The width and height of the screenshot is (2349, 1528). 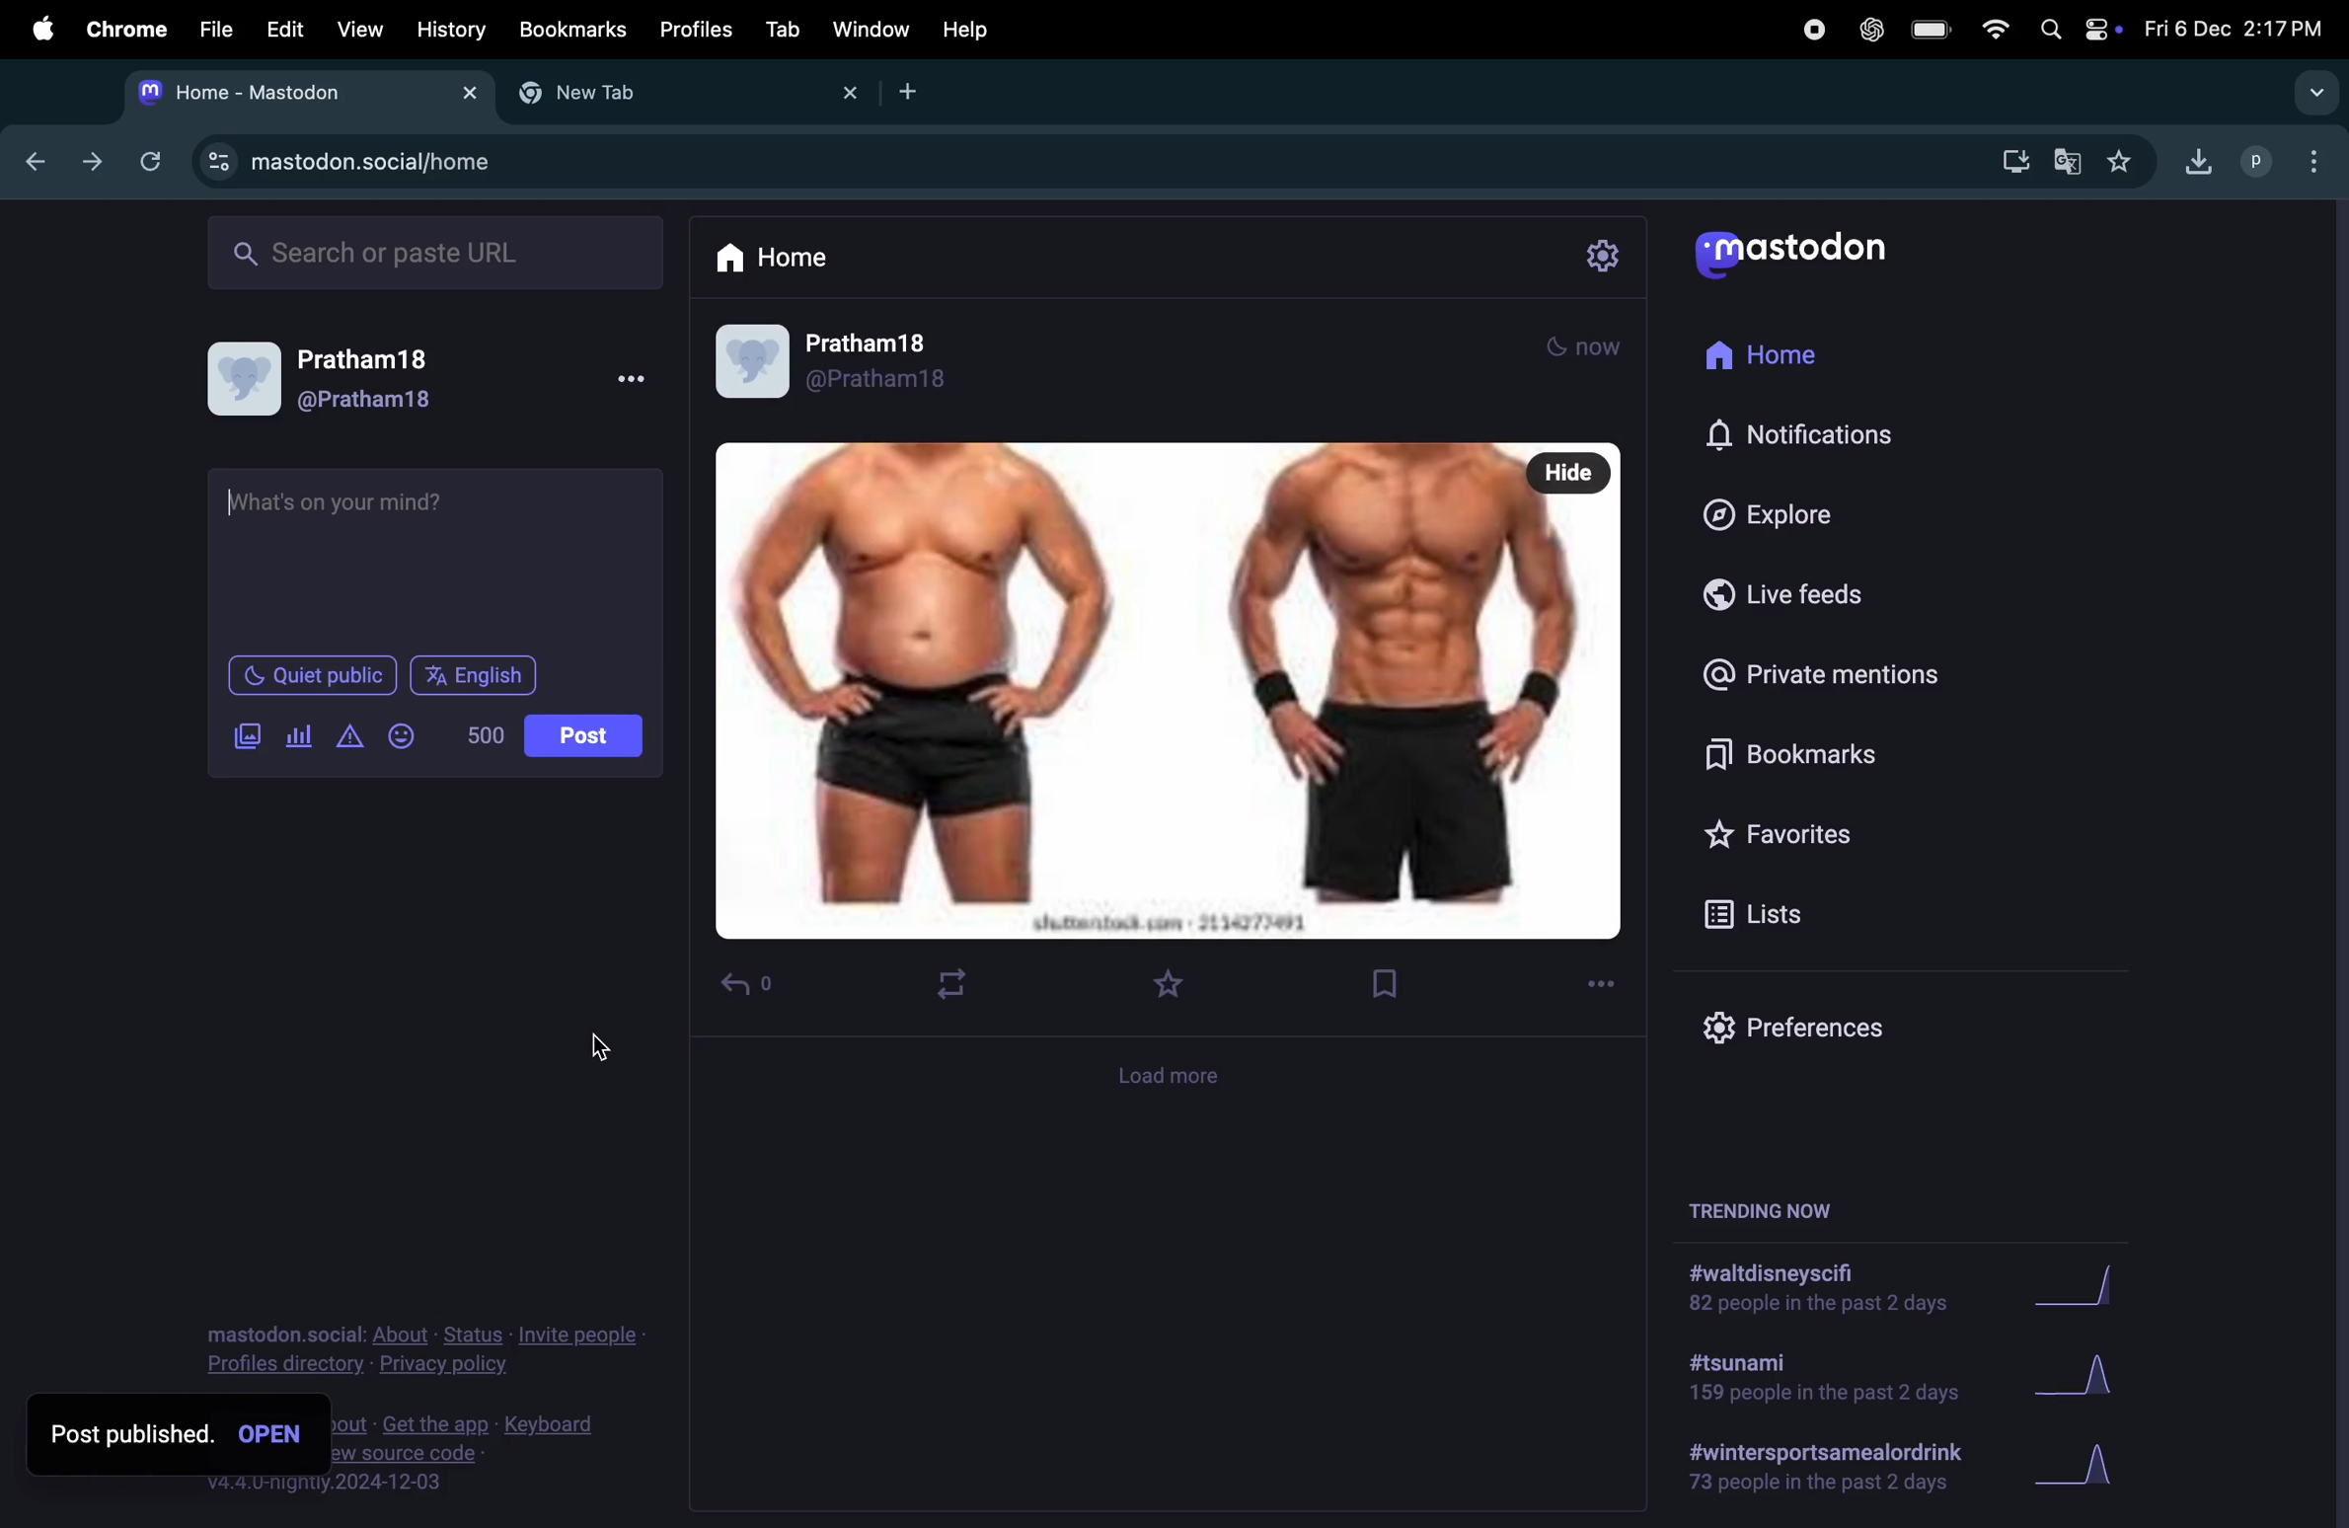 I want to click on Bookmarks, so click(x=1784, y=757).